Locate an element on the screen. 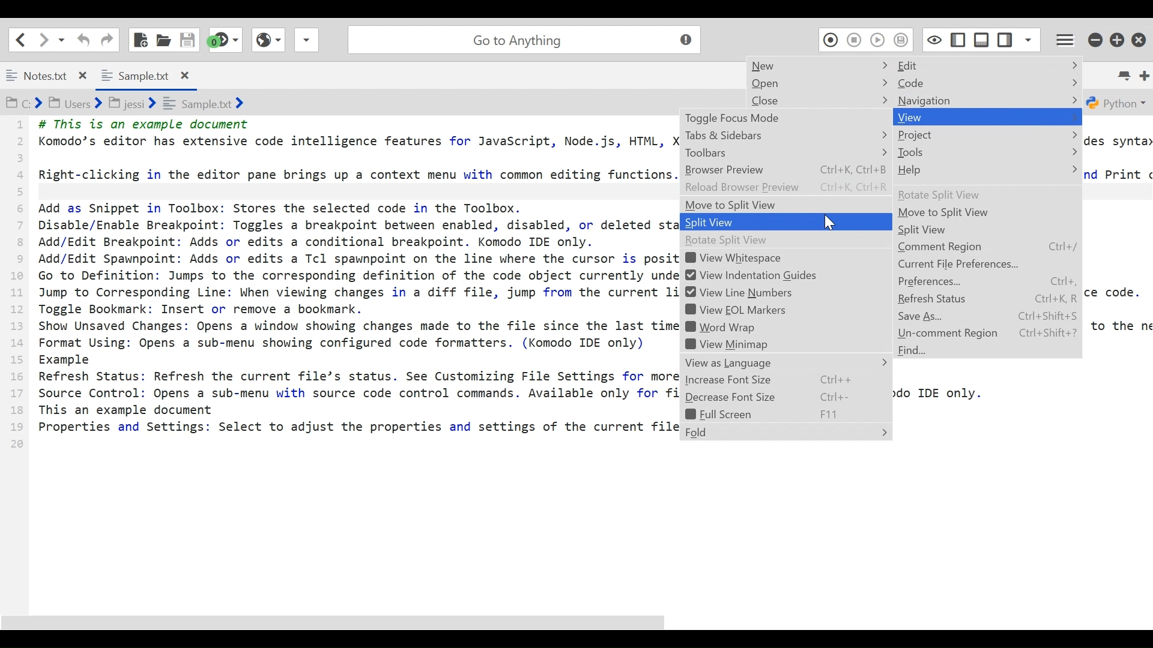 Image resolution: width=1153 pixels, height=648 pixels. Python is located at coordinates (1118, 103).